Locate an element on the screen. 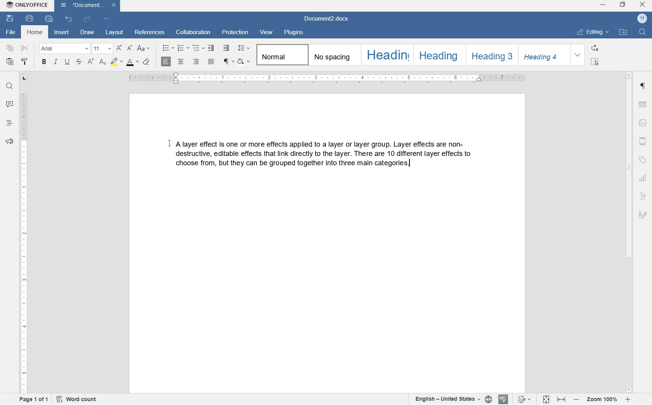  hp is located at coordinates (642, 19).